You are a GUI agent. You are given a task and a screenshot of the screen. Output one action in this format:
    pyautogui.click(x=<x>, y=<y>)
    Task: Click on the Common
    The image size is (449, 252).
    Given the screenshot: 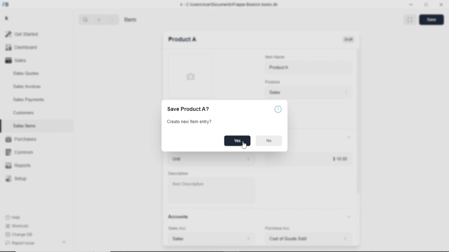 What is the action you would take?
    pyautogui.click(x=19, y=153)
    